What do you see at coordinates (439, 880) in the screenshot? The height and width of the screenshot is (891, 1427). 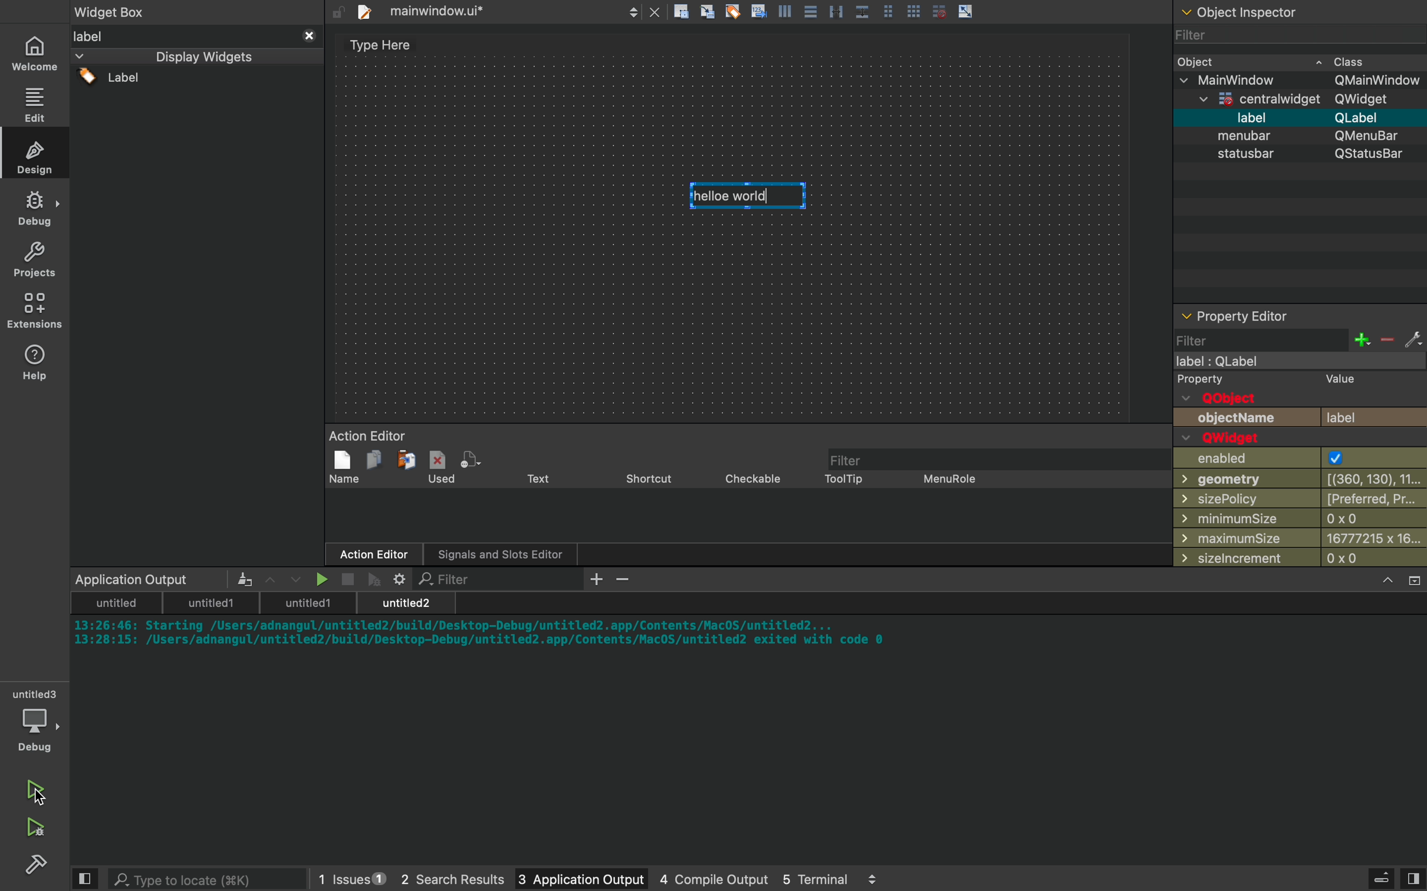 I see `2 search results` at bounding box center [439, 880].